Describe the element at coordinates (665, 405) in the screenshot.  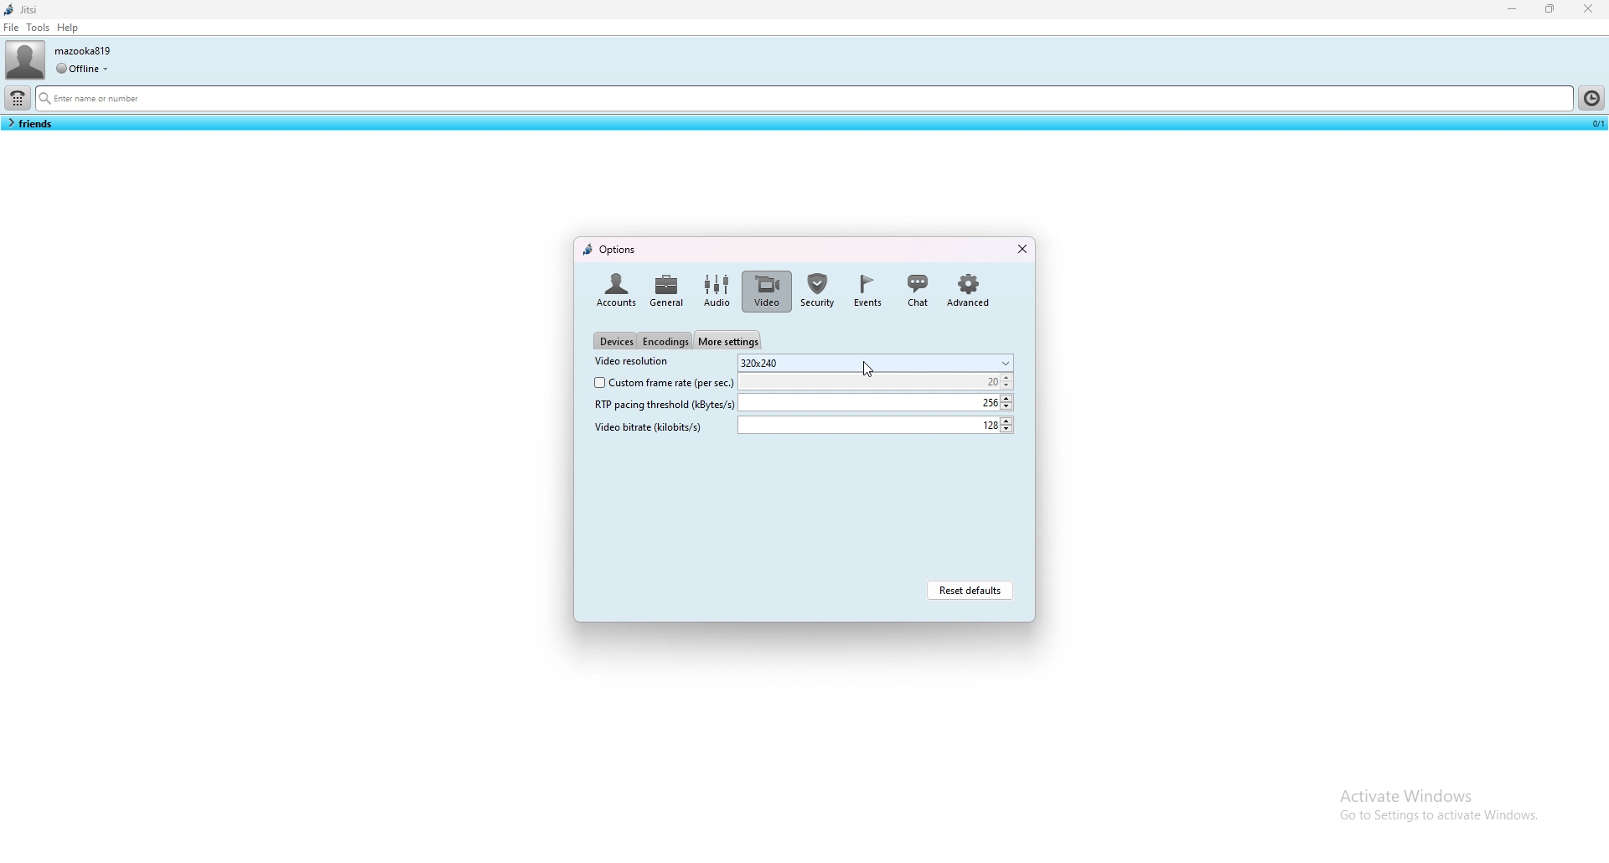
I see `rtp pacing threshold` at that location.